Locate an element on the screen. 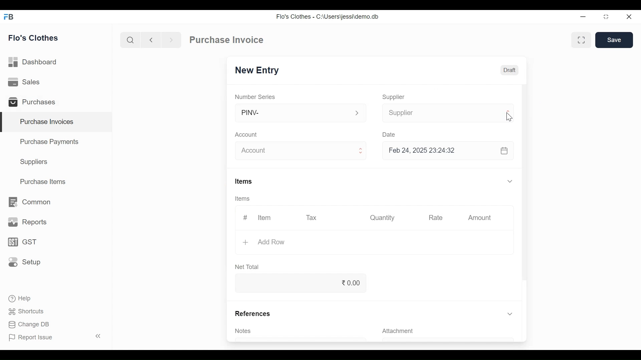 This screenshot has height=360, width=641. New Entry is located at coordinates (258, 70).